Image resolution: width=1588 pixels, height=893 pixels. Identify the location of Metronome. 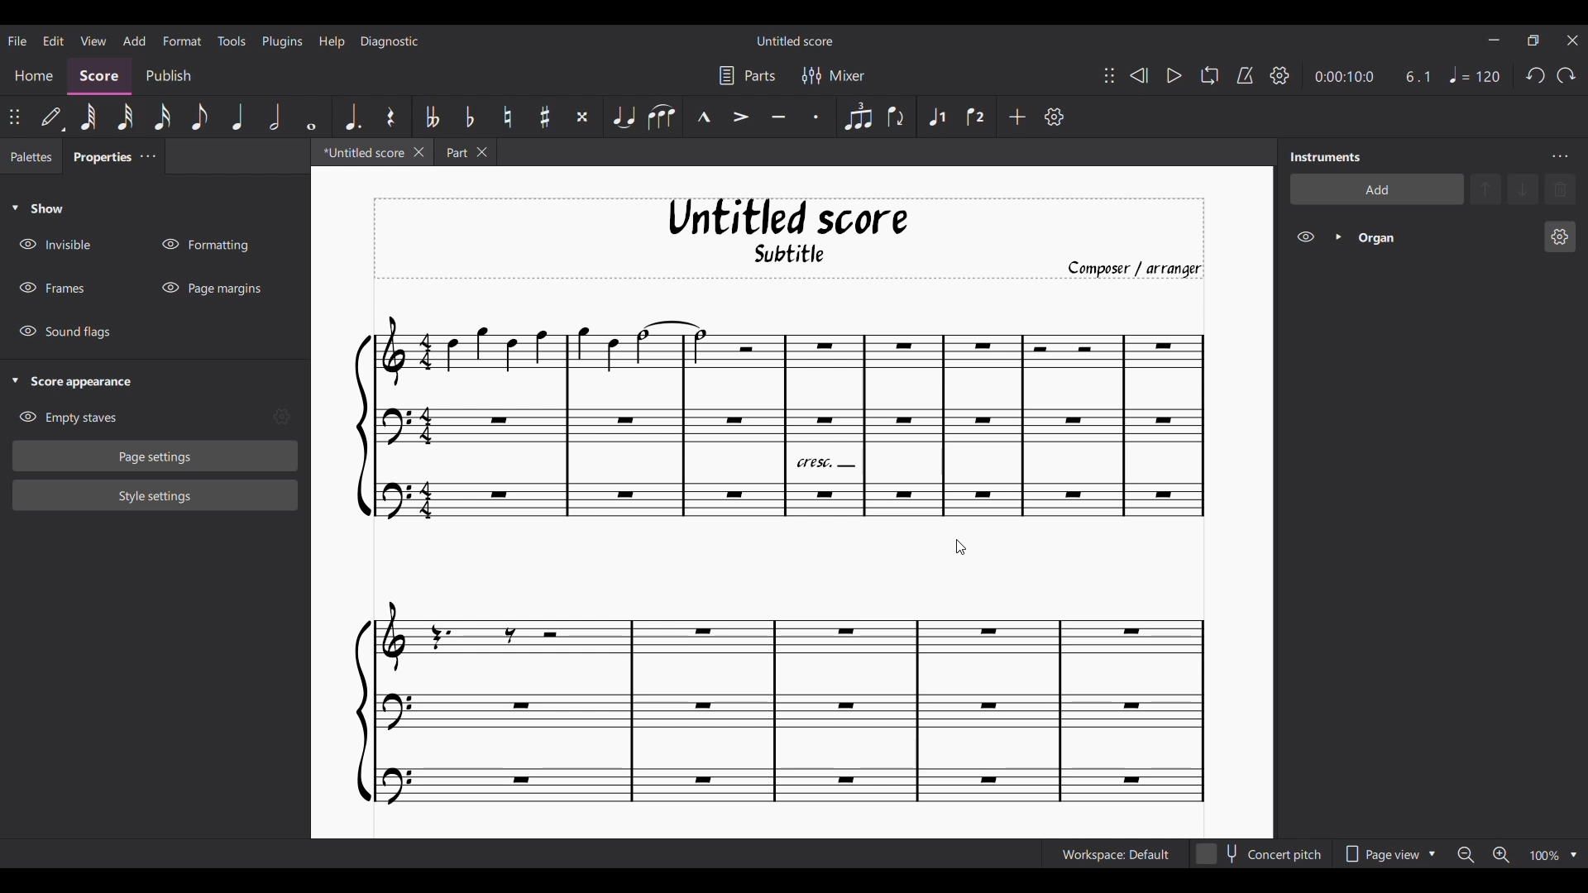
(1245, 76).